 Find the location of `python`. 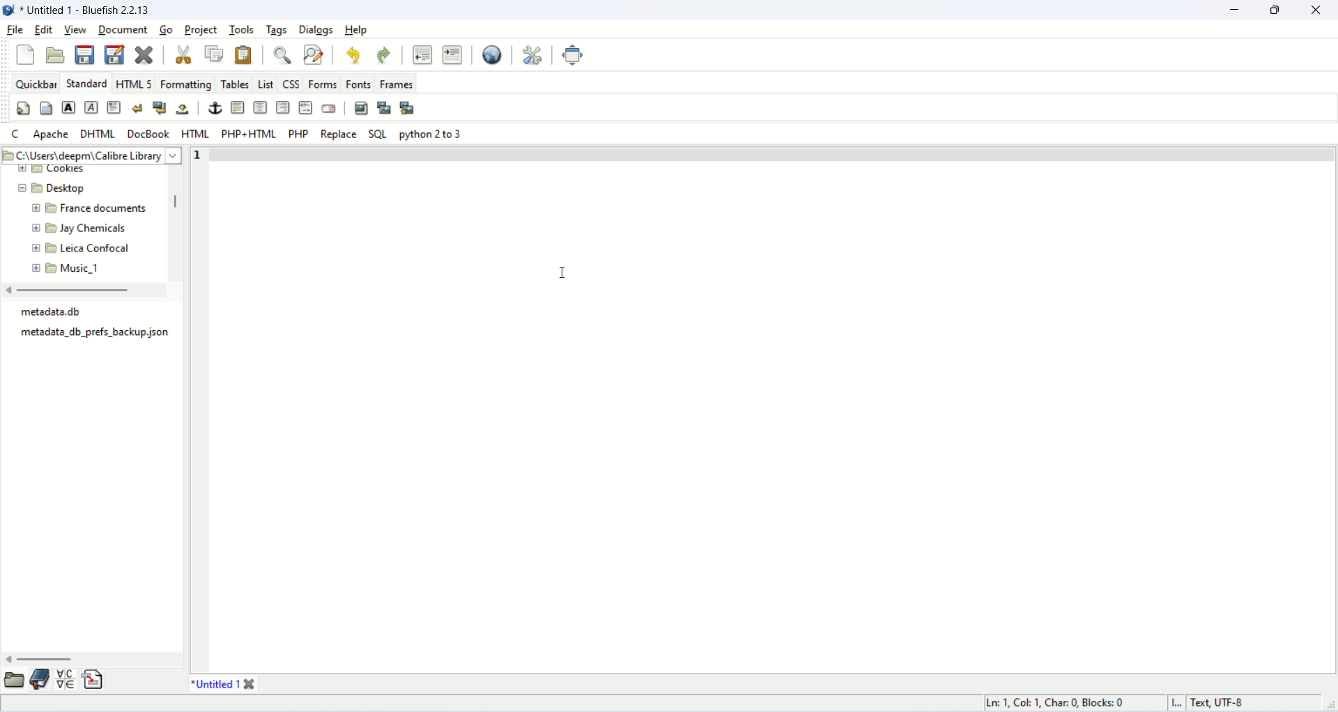

python is located at coordinates (429, 134).